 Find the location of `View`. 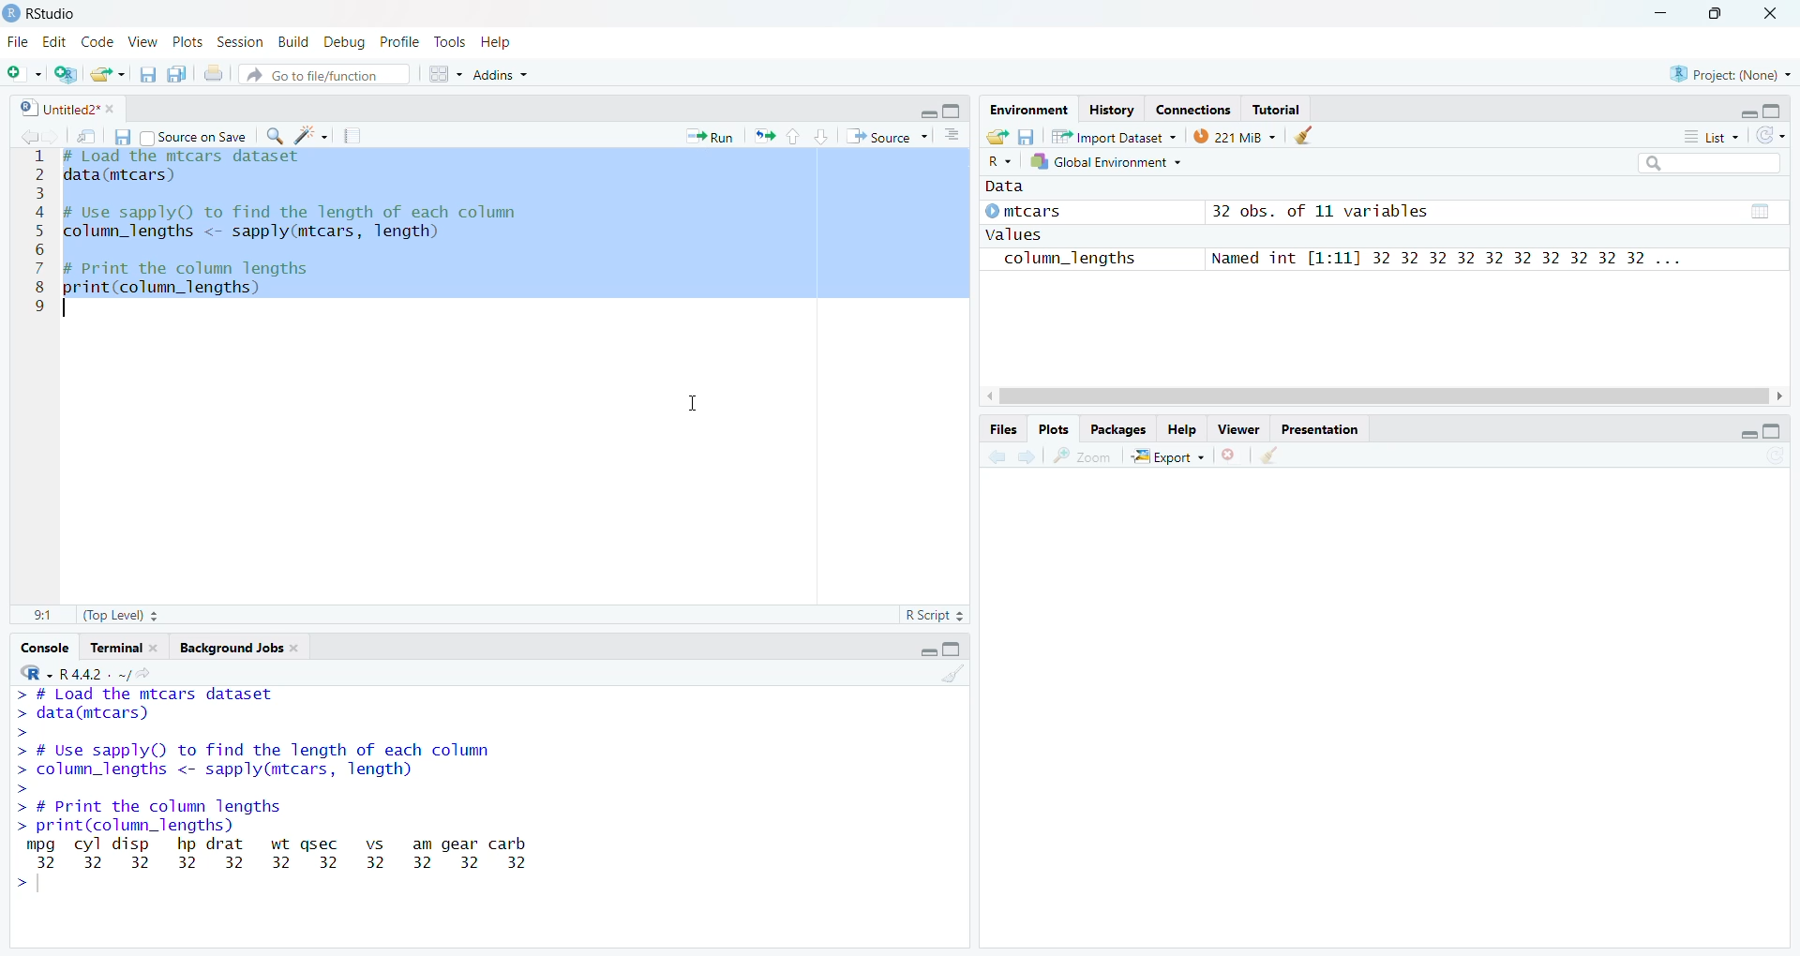

View is located at coordinates (143, 41).